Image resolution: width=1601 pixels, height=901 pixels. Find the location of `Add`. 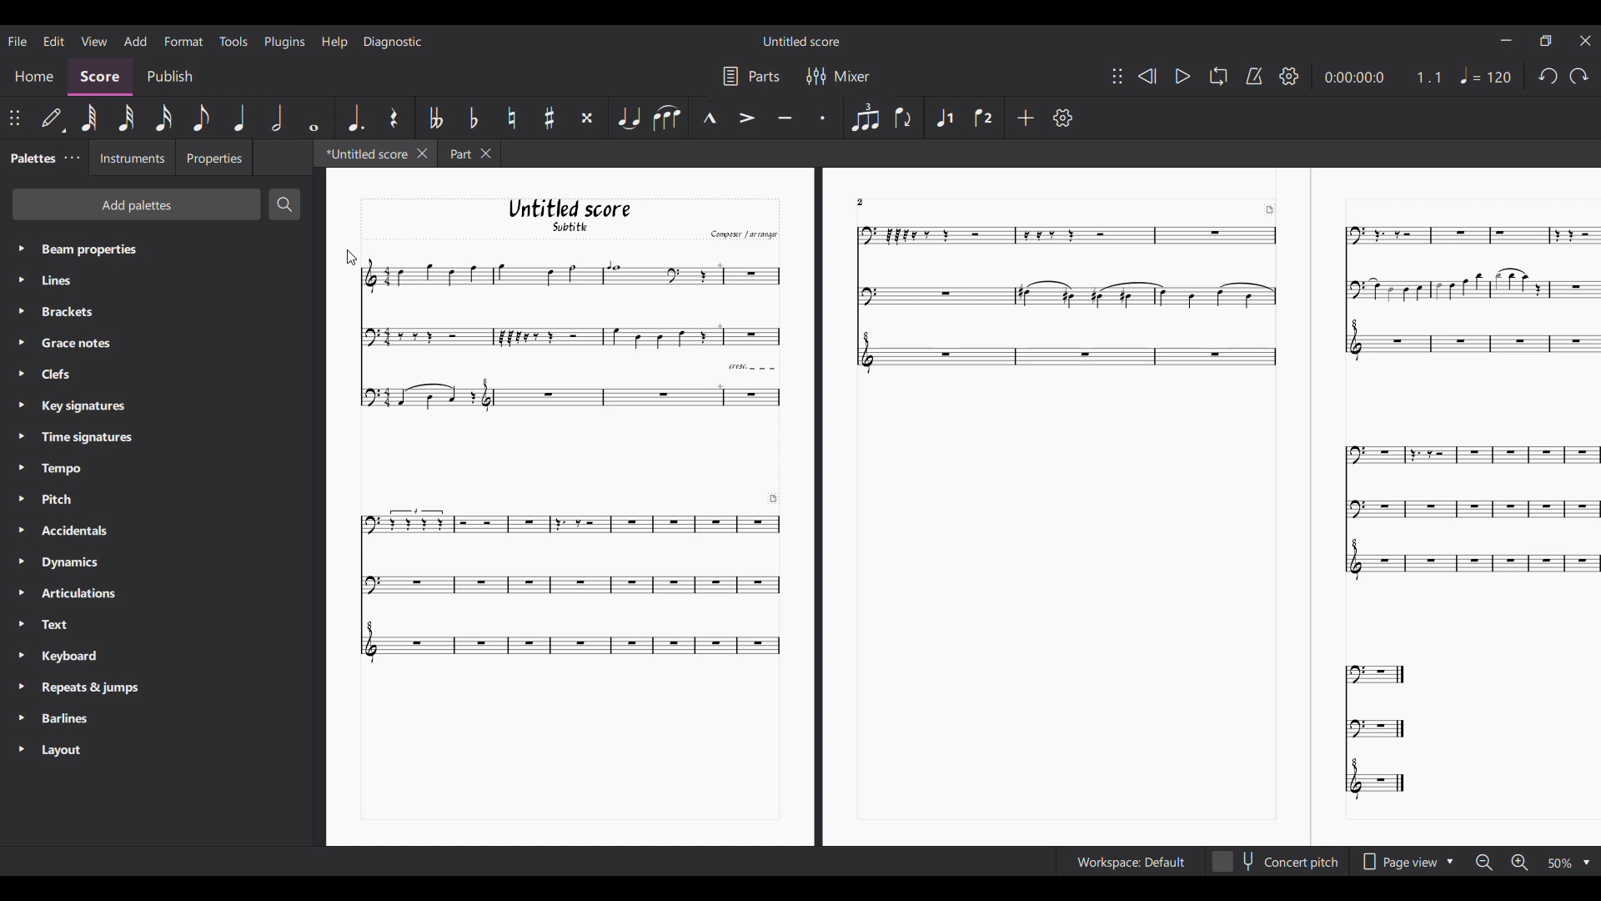

Add is located at coordinates (1025, 117).